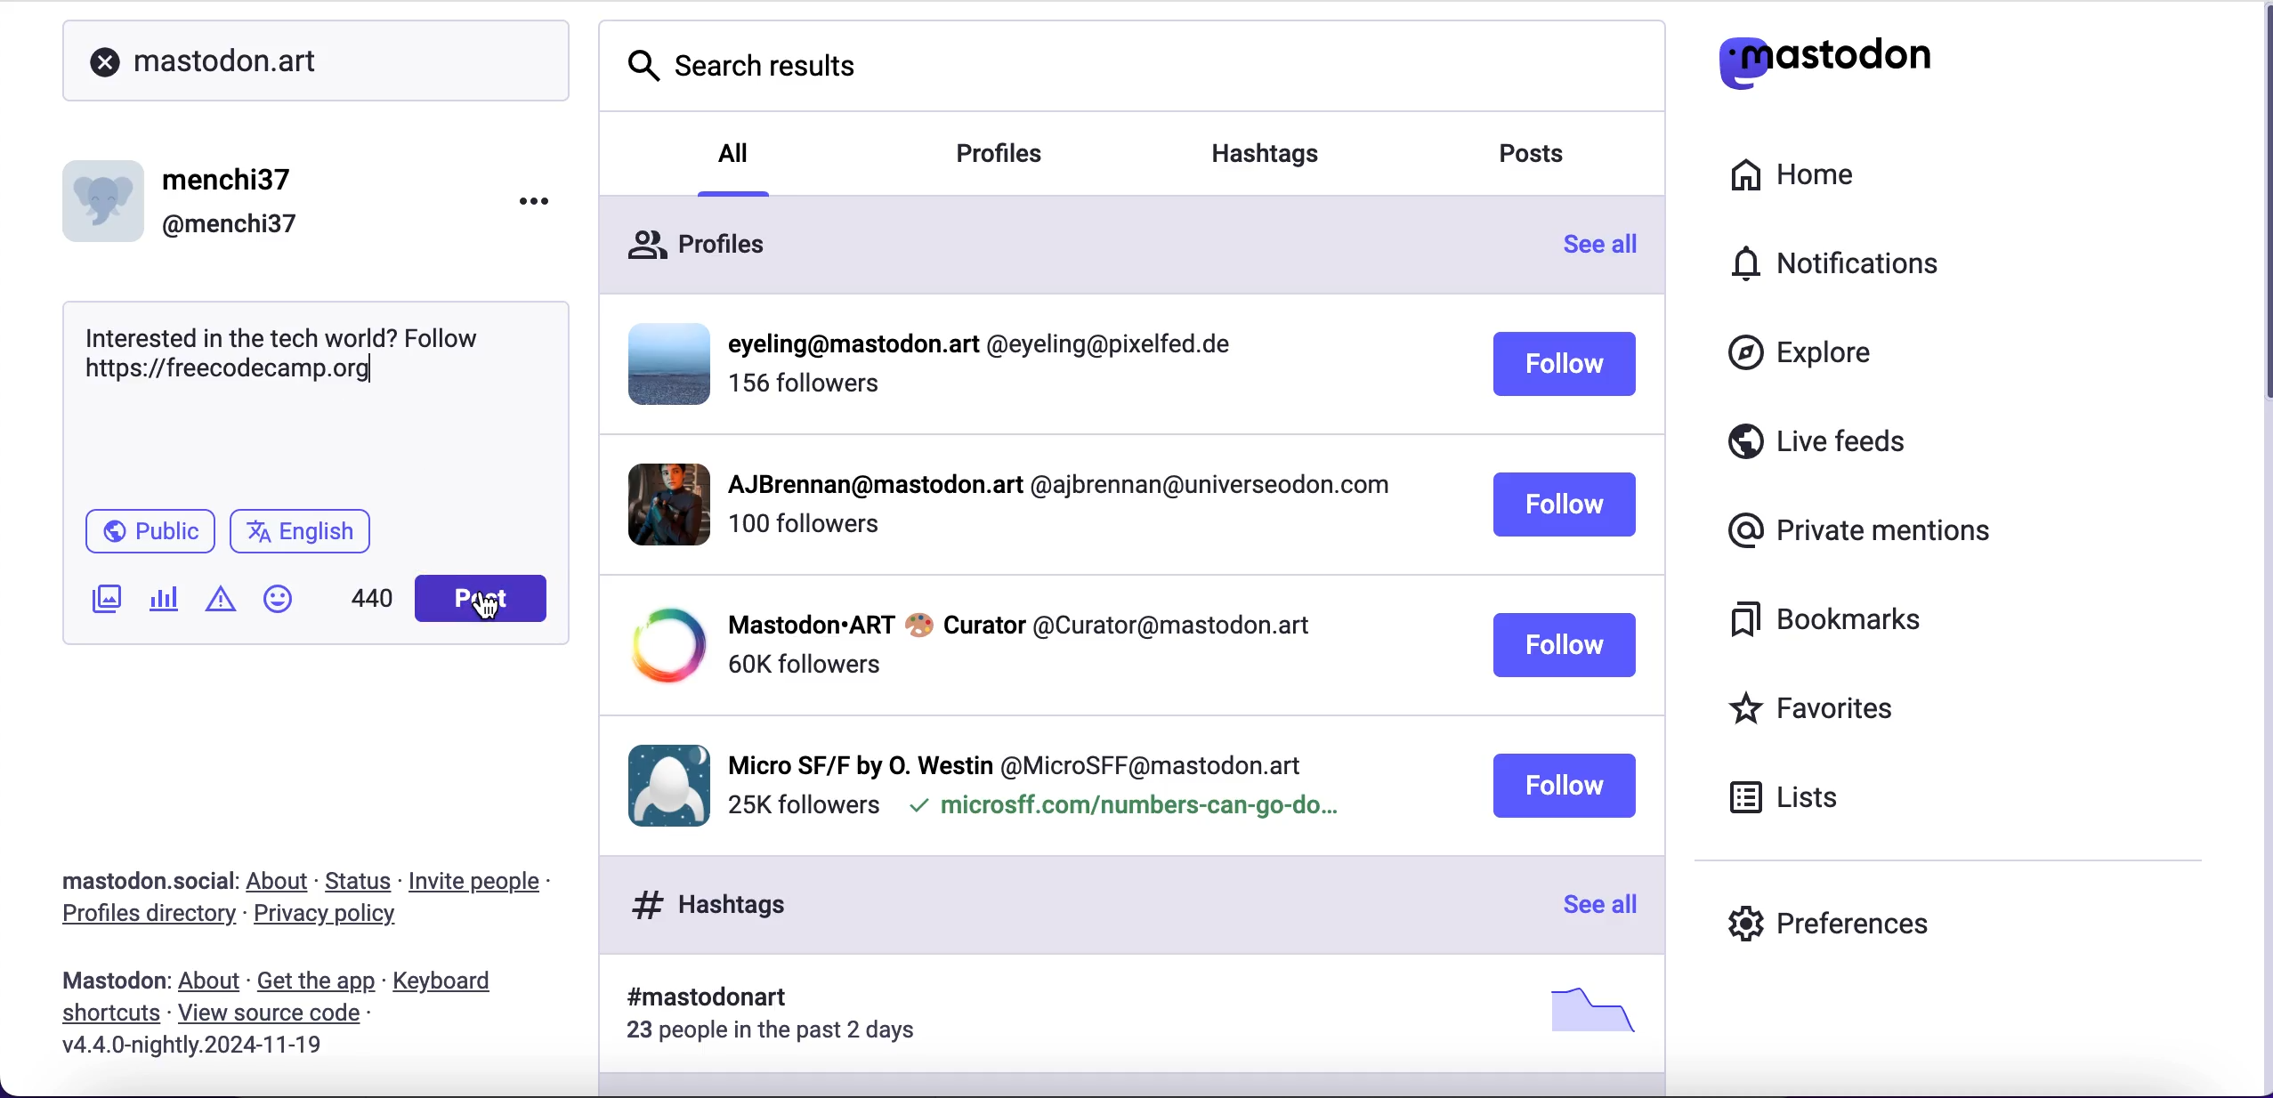  Describe the element at coordinates (107, 981) in the screenshot. I see `mastodon` at that location.